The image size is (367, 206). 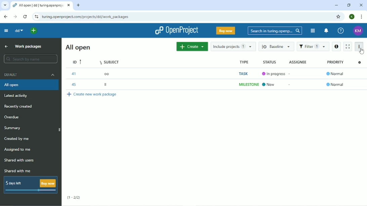 I want to click on All open dd Turing.oopenproject, so click(x=41, y=5).